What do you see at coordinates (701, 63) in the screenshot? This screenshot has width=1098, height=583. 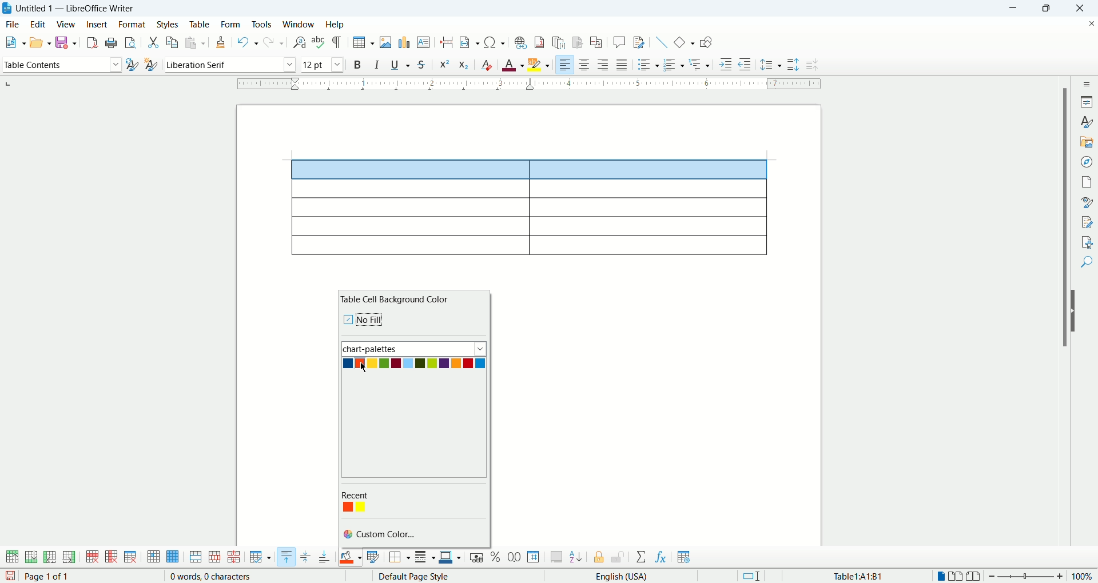 I see `` at bounding box center [701, 63].